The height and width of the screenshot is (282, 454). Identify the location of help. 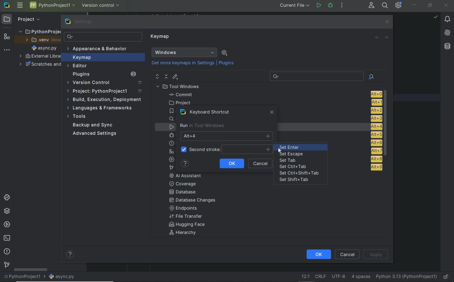
(71, 255).